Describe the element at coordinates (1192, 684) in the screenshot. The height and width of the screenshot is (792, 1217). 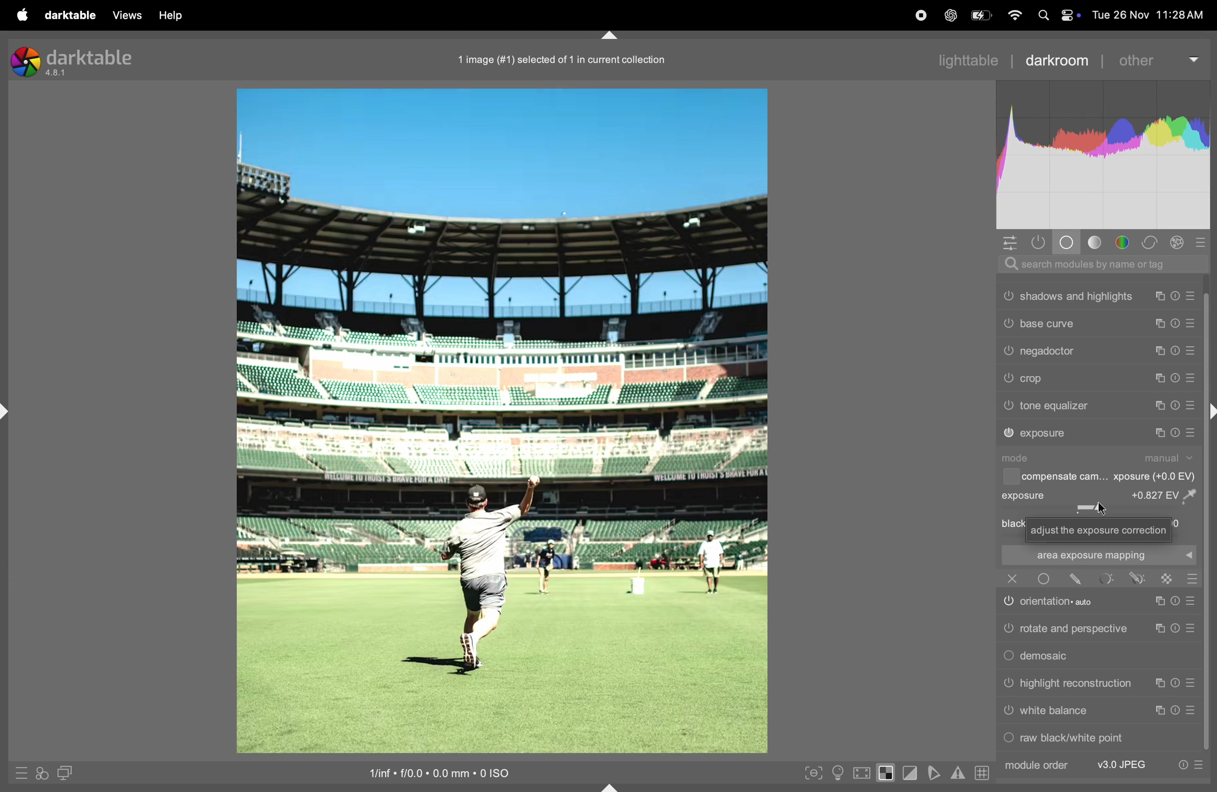
I see `Preset` at that location.